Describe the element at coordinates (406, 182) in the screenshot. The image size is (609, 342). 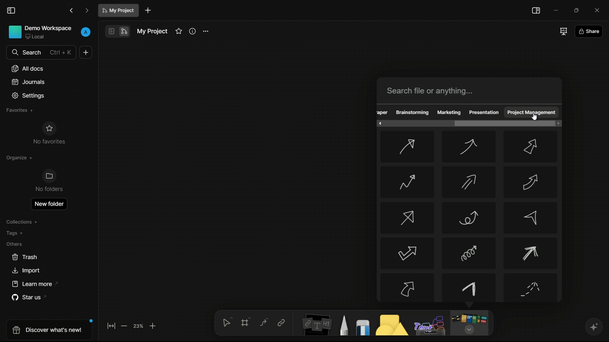
I see `arrow-4` at that location.